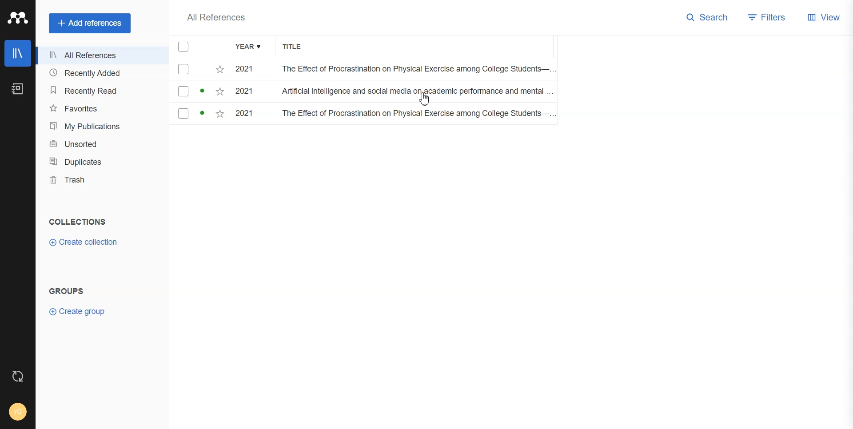  What do you see at coordinates (102, 180) in the screenshot?
I see `Trash` at bounding box center [102, 180].